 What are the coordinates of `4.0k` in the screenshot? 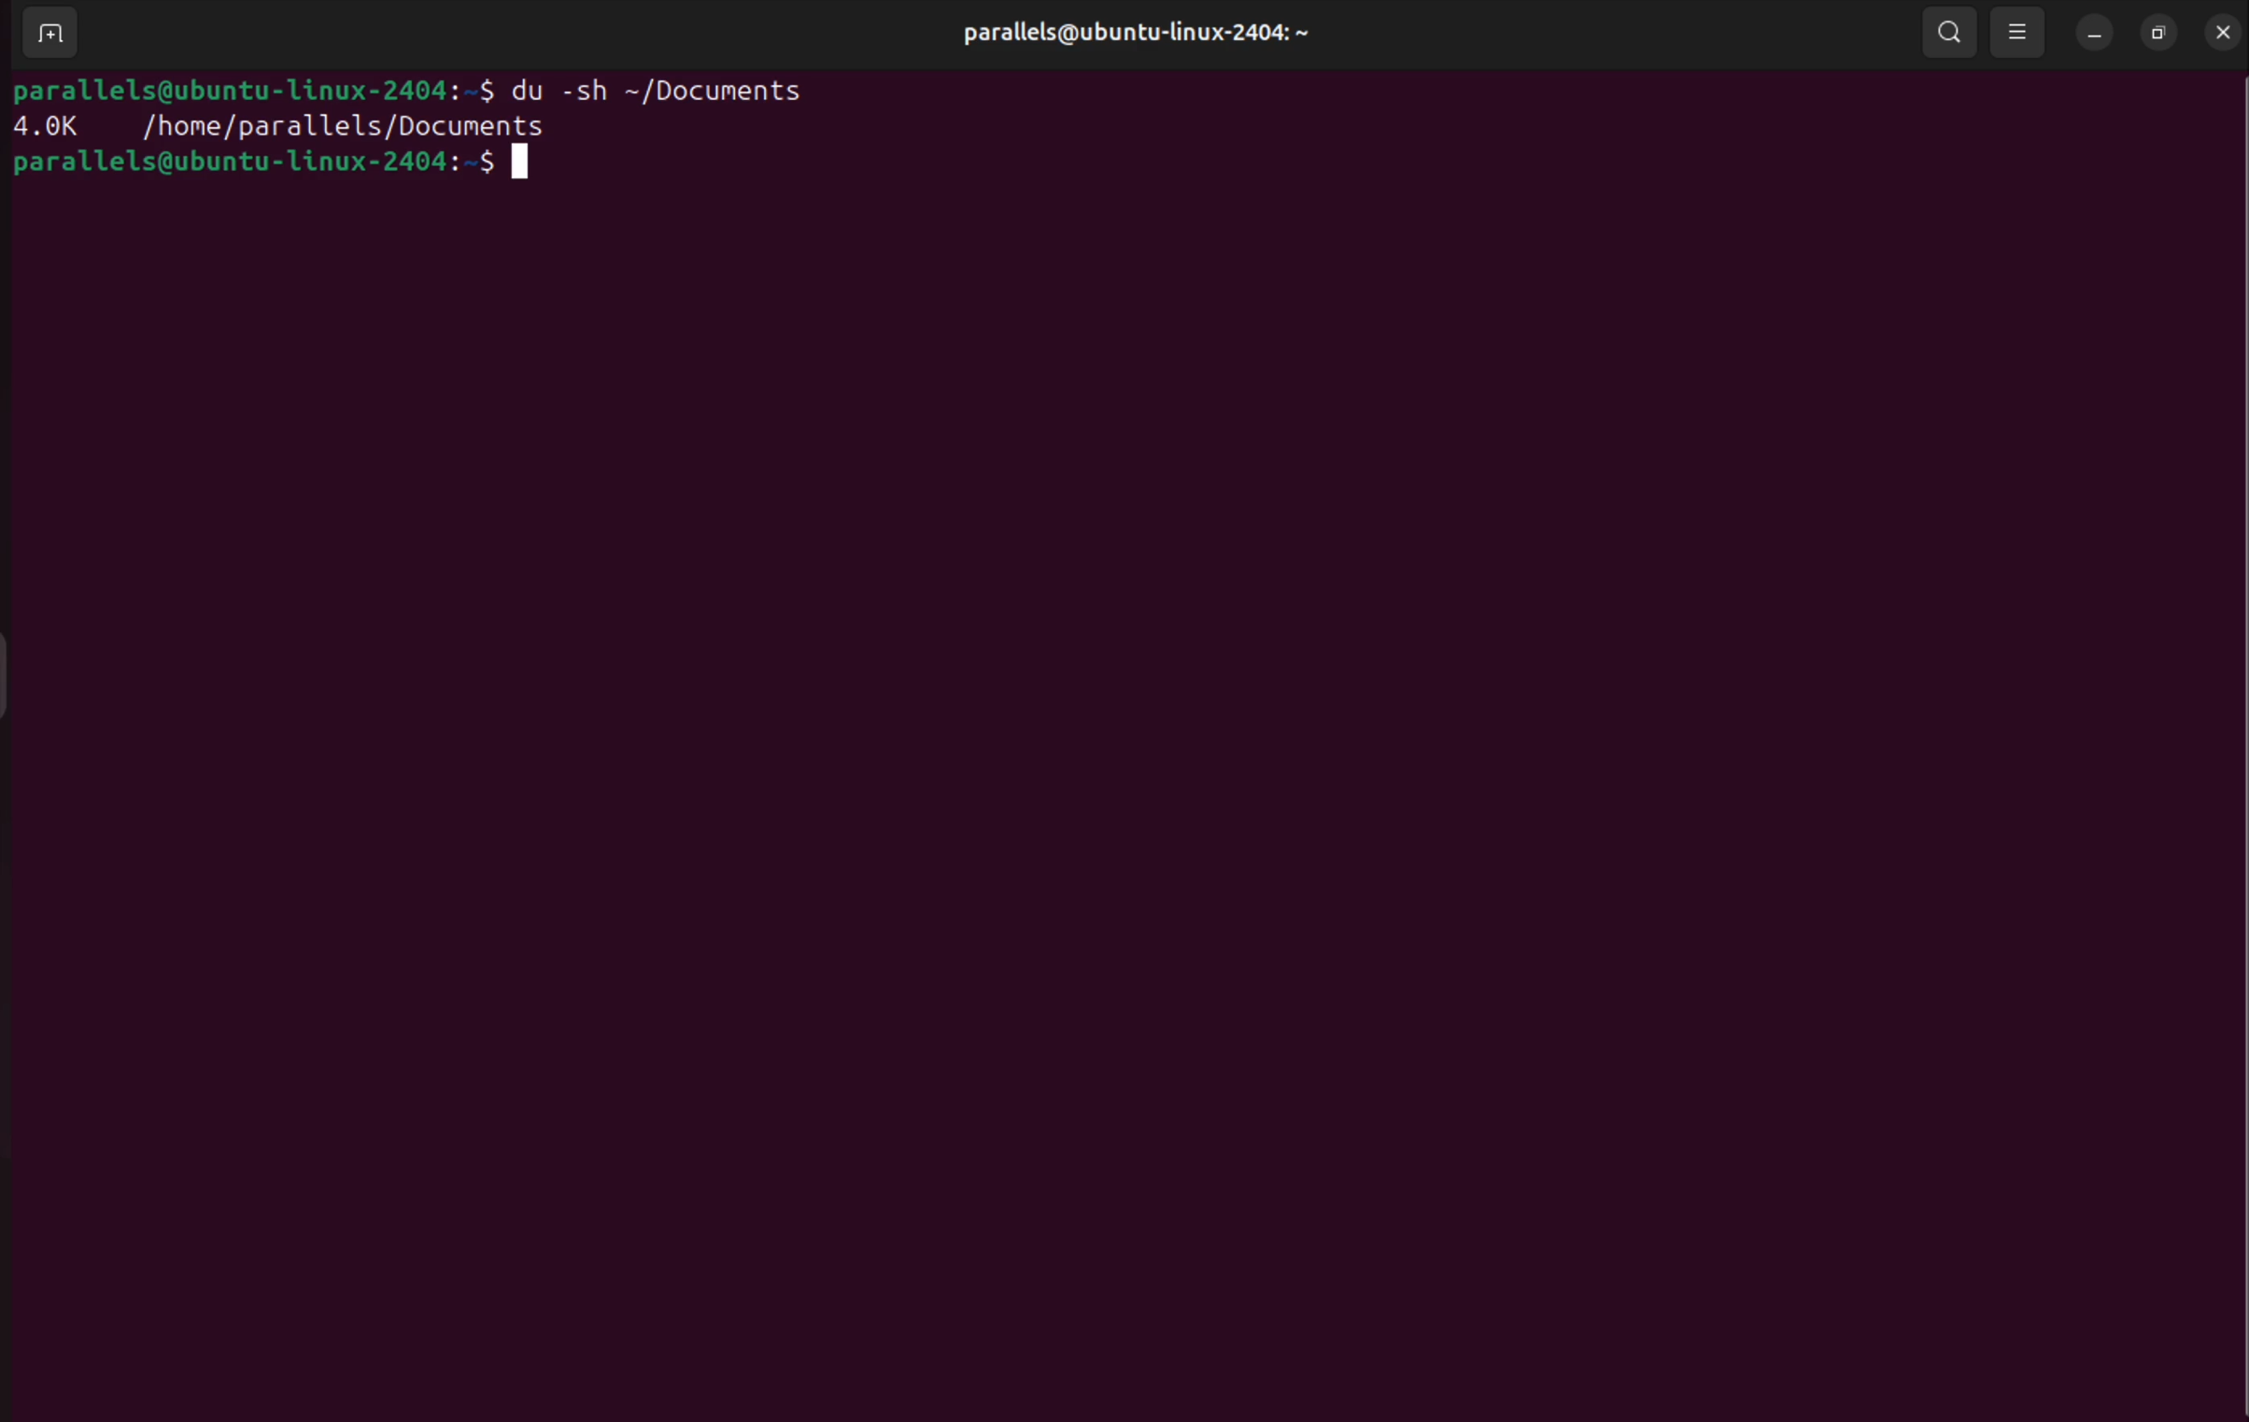 It's located at (55, 125).